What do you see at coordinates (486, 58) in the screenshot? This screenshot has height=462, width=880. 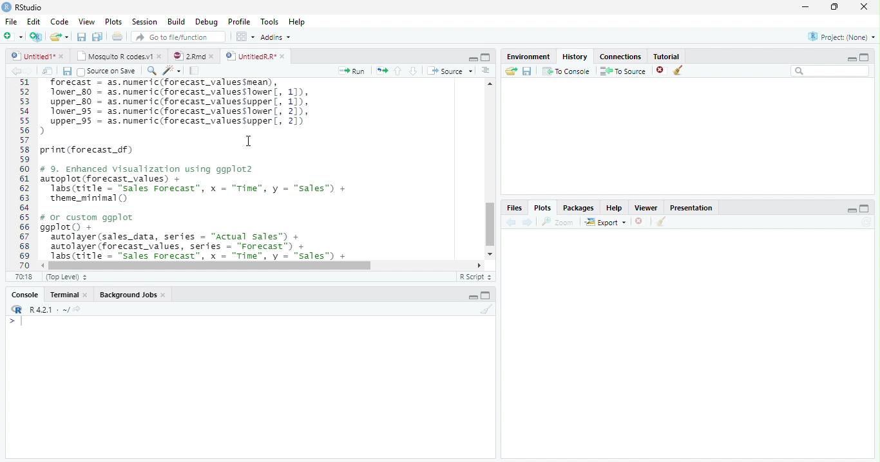 I see `Maximize` at bounding box center [486, 58].